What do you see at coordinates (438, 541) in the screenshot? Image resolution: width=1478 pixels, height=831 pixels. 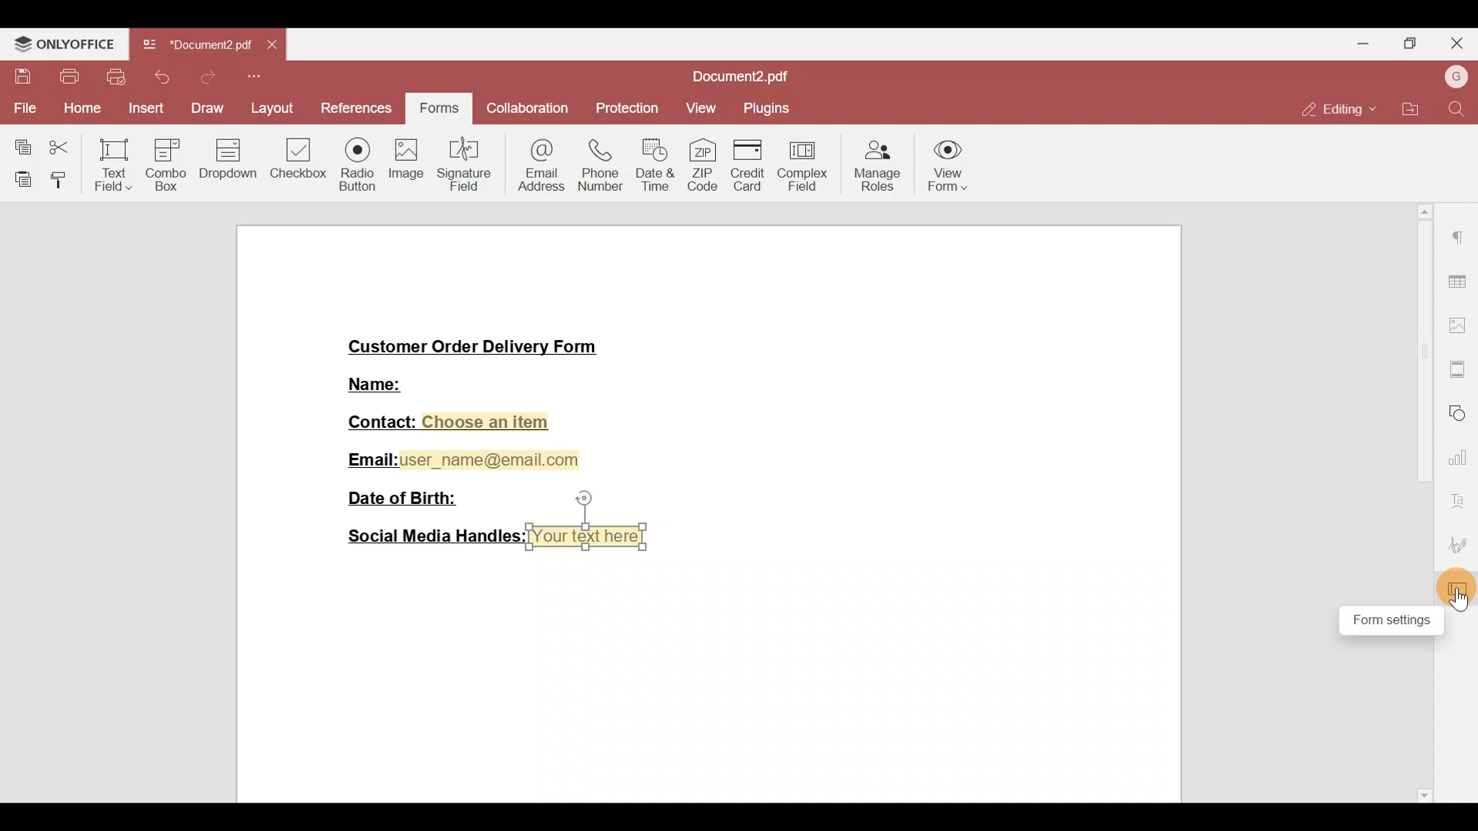 I see `Social Media Handles` at bounding box center [438, 541].